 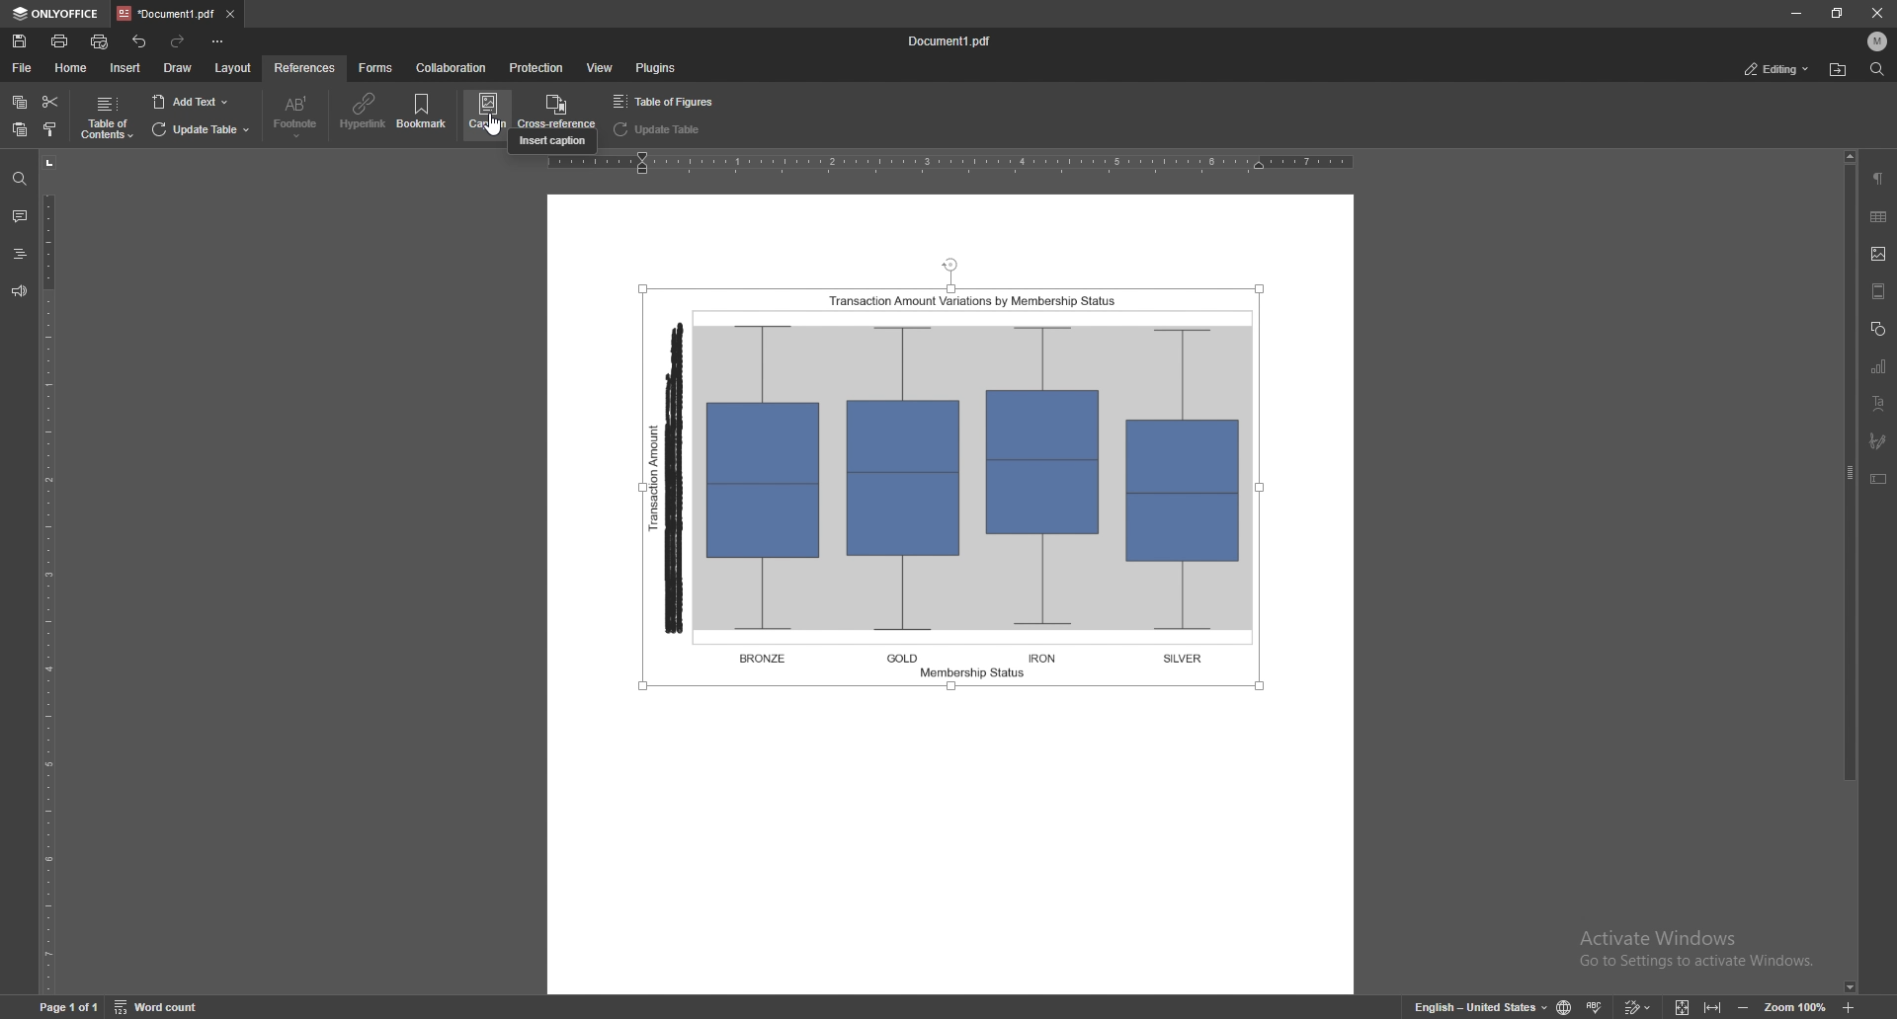 I want to click on fit to width, so click(x=1713, y=1006).